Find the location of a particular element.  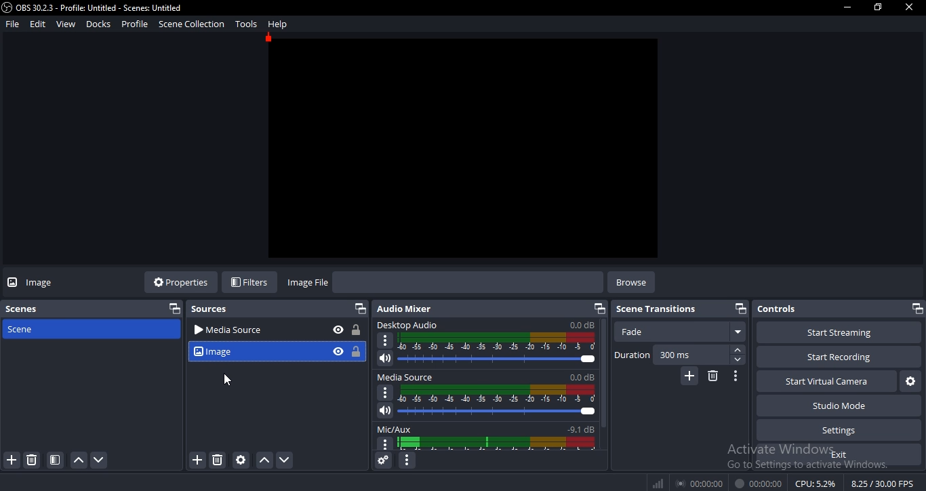

options is located at coordinates (384, 393).